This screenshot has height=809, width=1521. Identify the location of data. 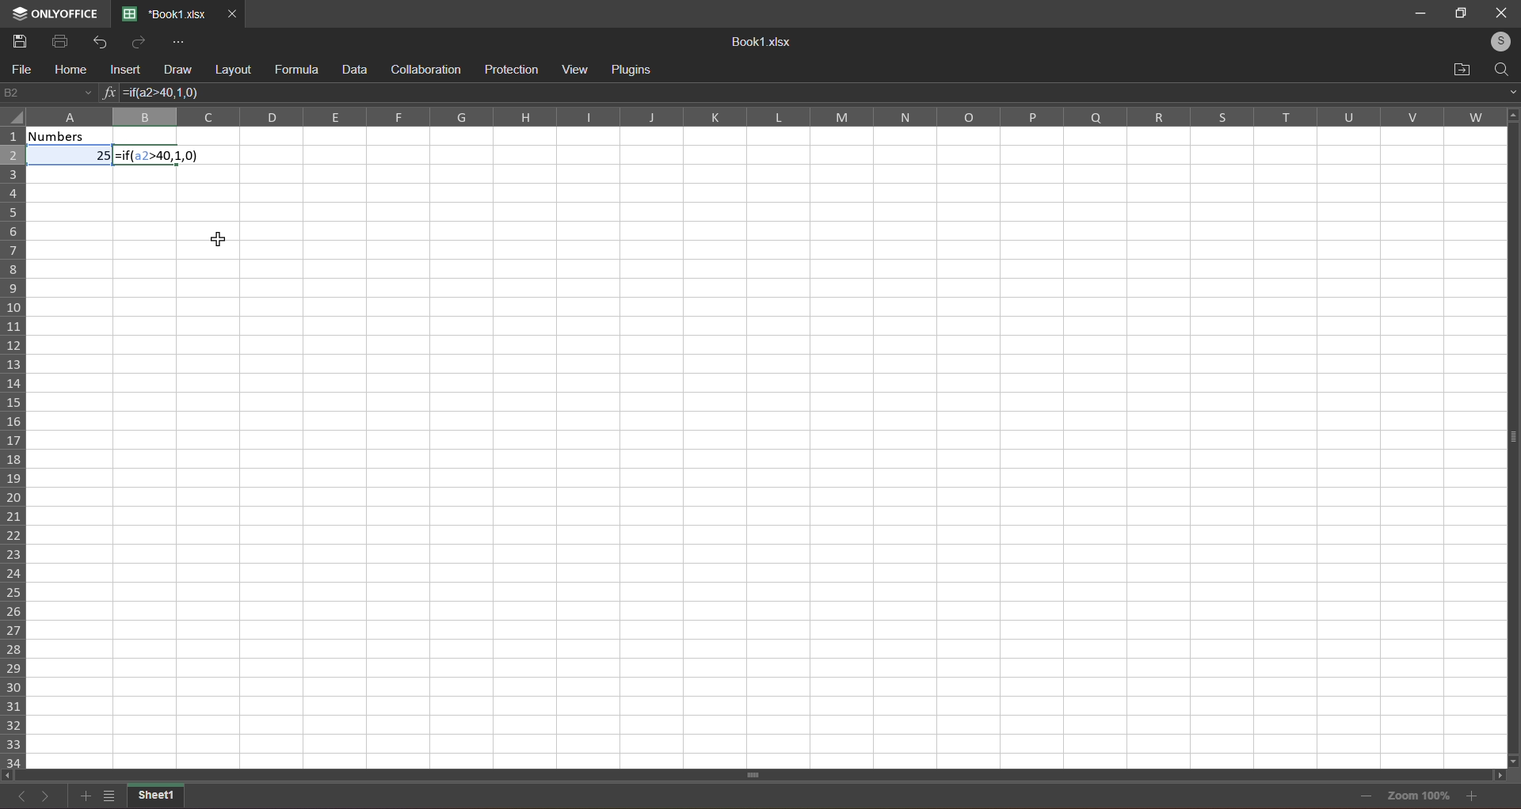
(353, 69).